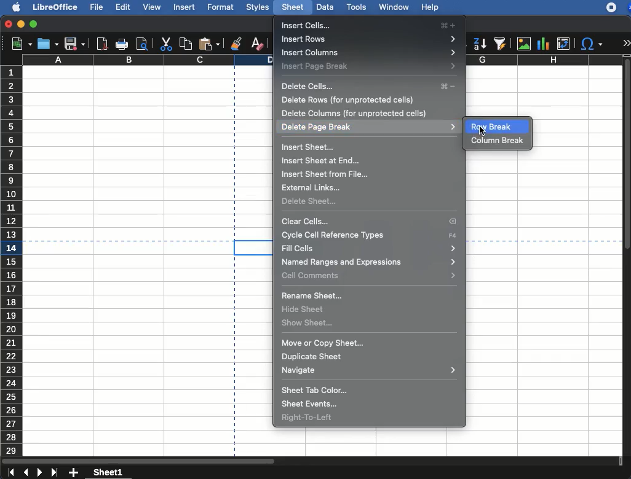  I want to click on cut, so click(165, 45).